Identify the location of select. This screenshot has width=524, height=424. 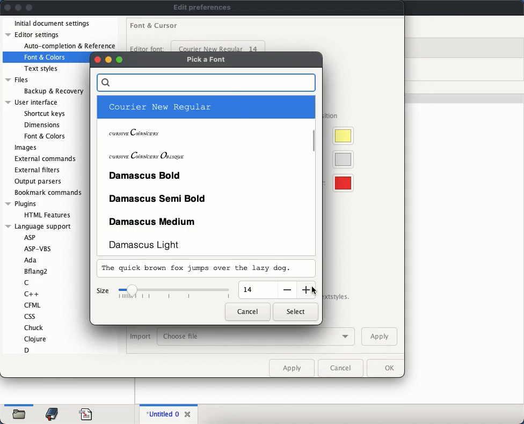
(295, 312).